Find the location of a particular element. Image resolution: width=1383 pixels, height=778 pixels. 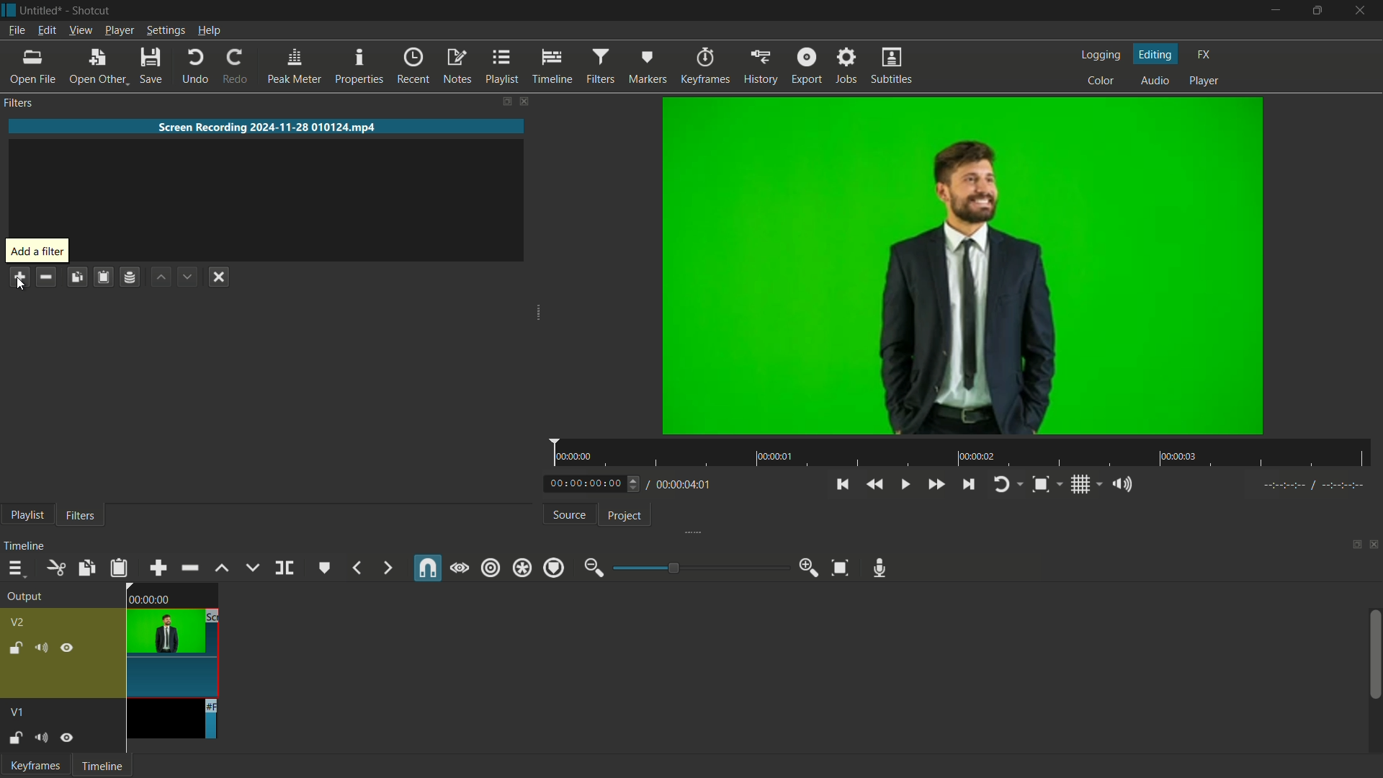

video-2 on timeline is located at coordinates (171, 639).